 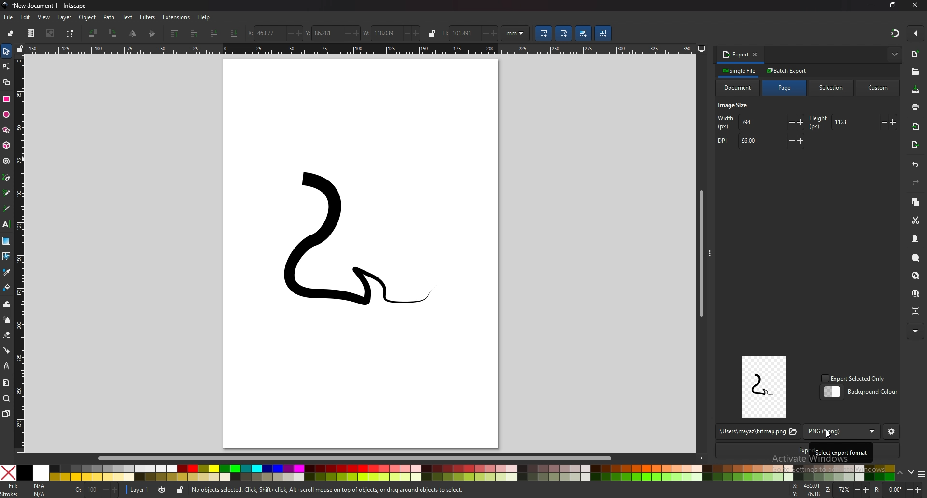 What do you see at coordinates (914, 5) in the screenshot?
I see `close` at bounding box center [914, 5].